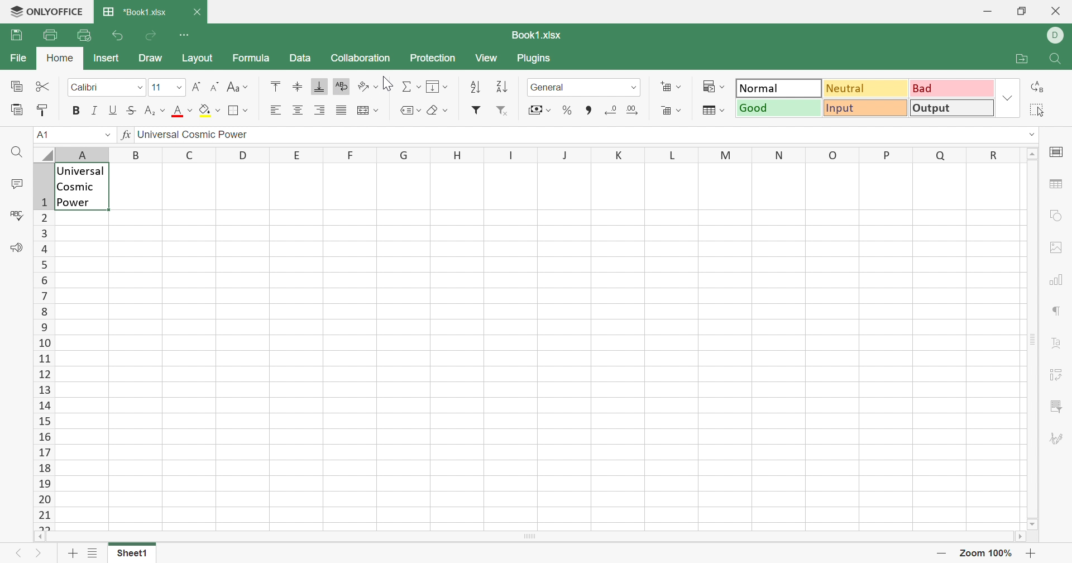  Describe the element at coordinates (1057, 342) in the screenshot. I see `Text Art settings` at that location.